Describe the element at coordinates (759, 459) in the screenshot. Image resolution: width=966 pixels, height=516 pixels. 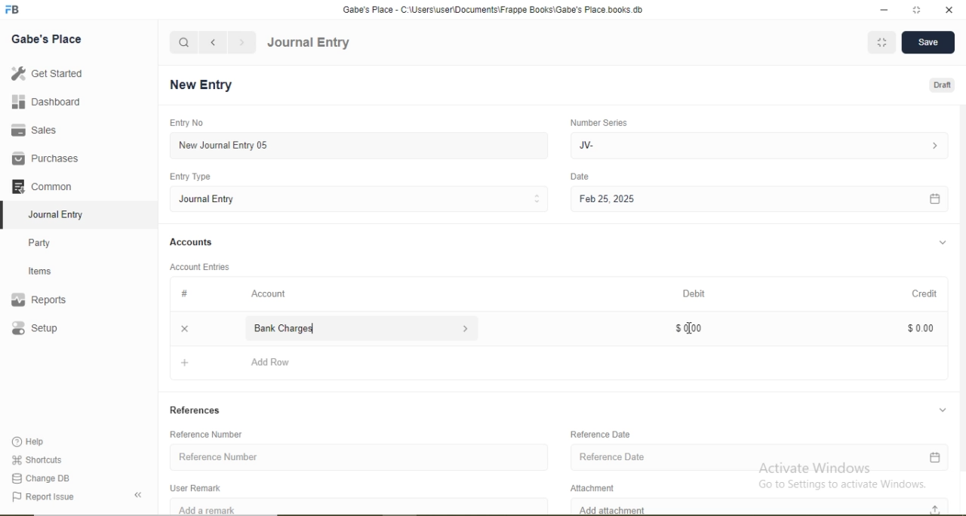
I see `Reference Date` at that location.